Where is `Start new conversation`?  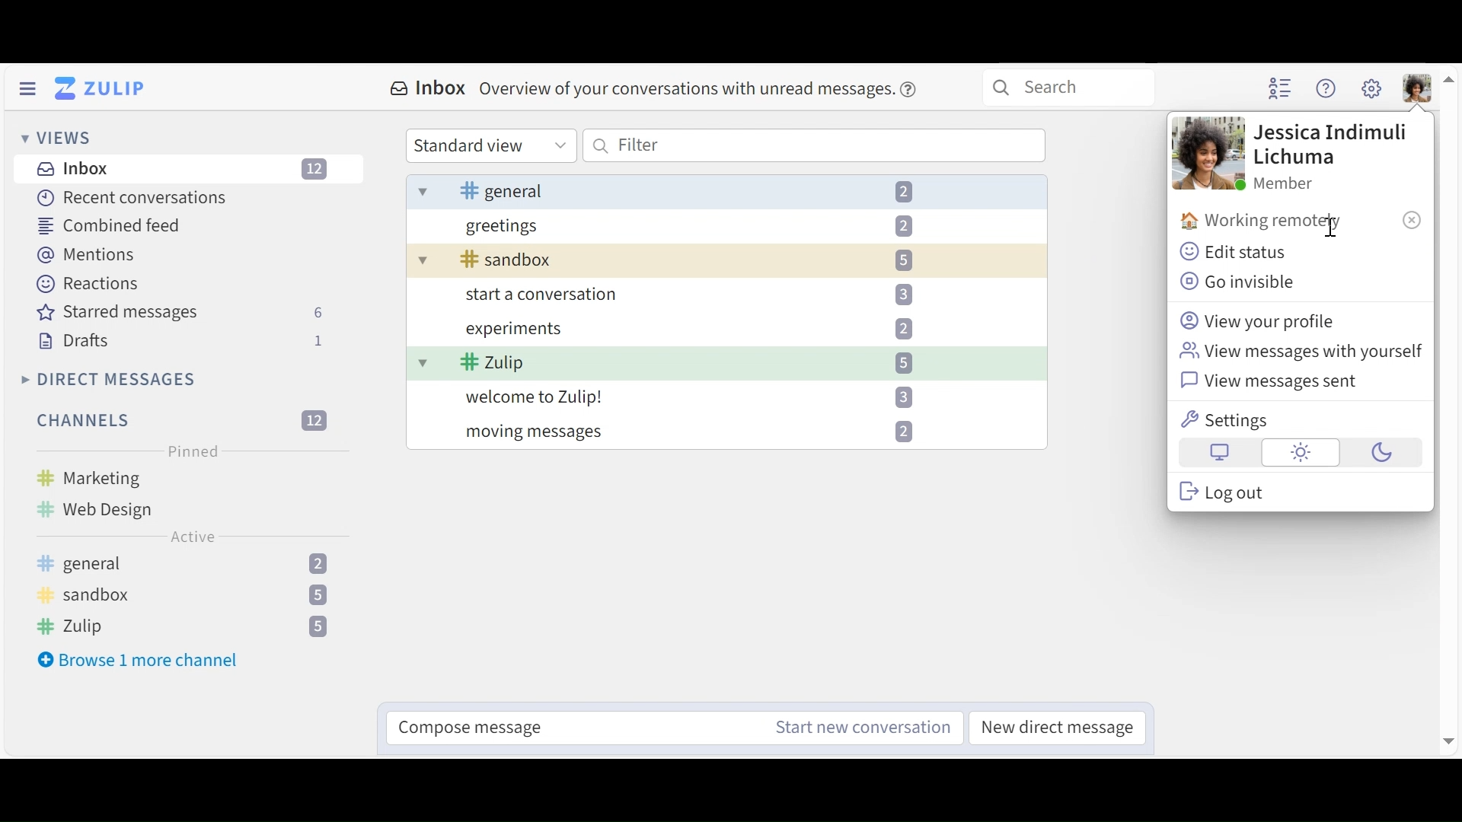
Start new conversation is located at coordinates (862, 726).